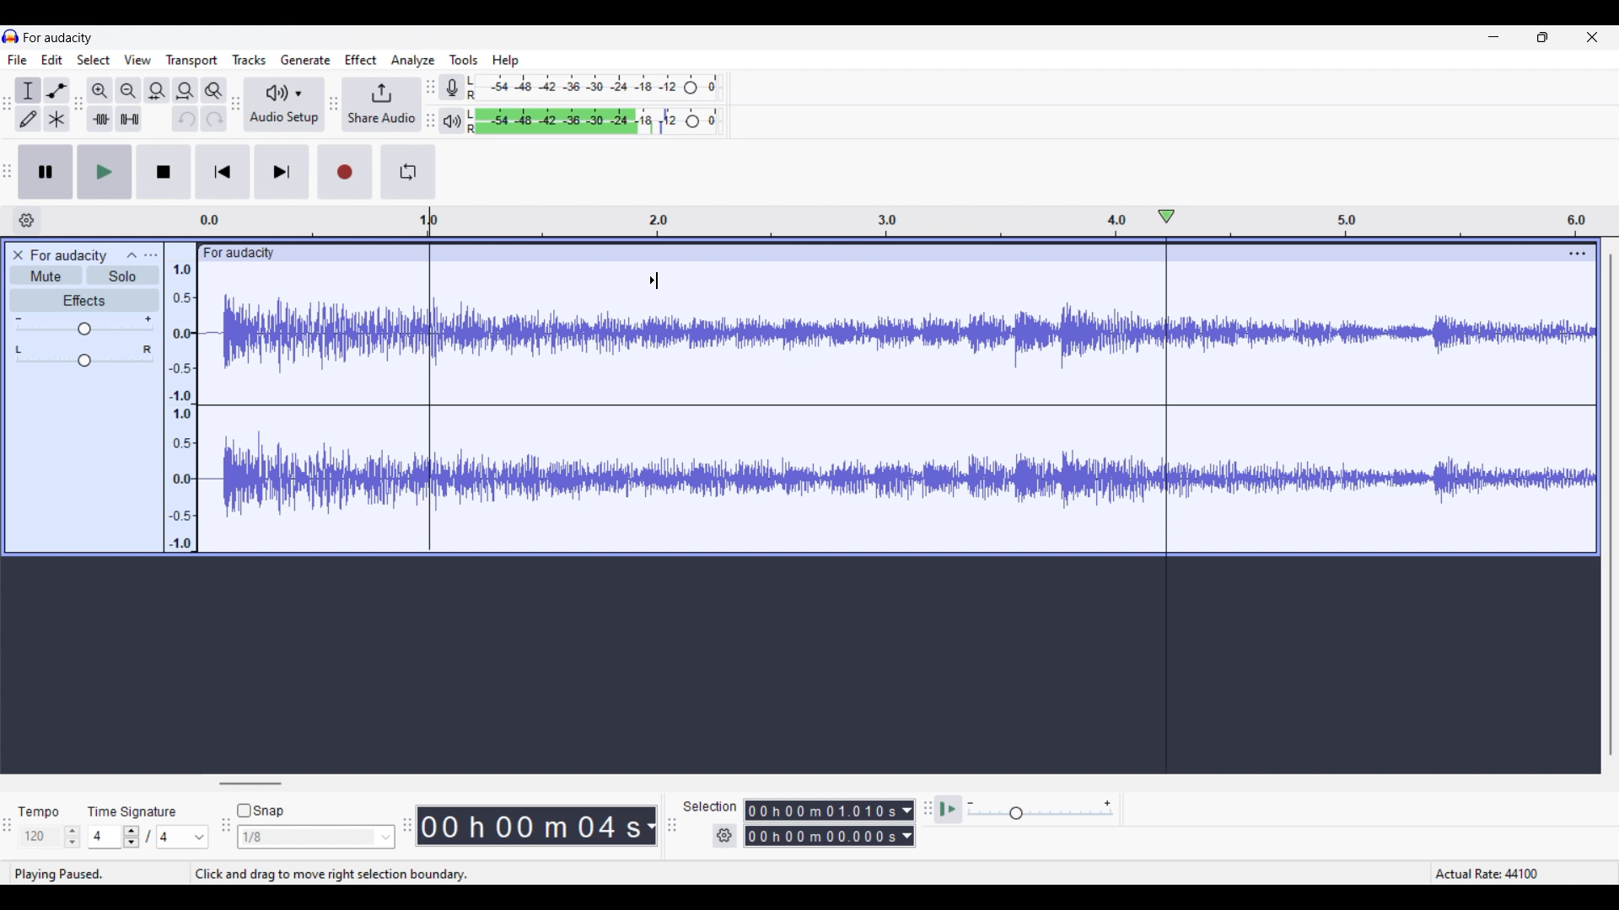  I want to click on Record meter, so click(449, 87).